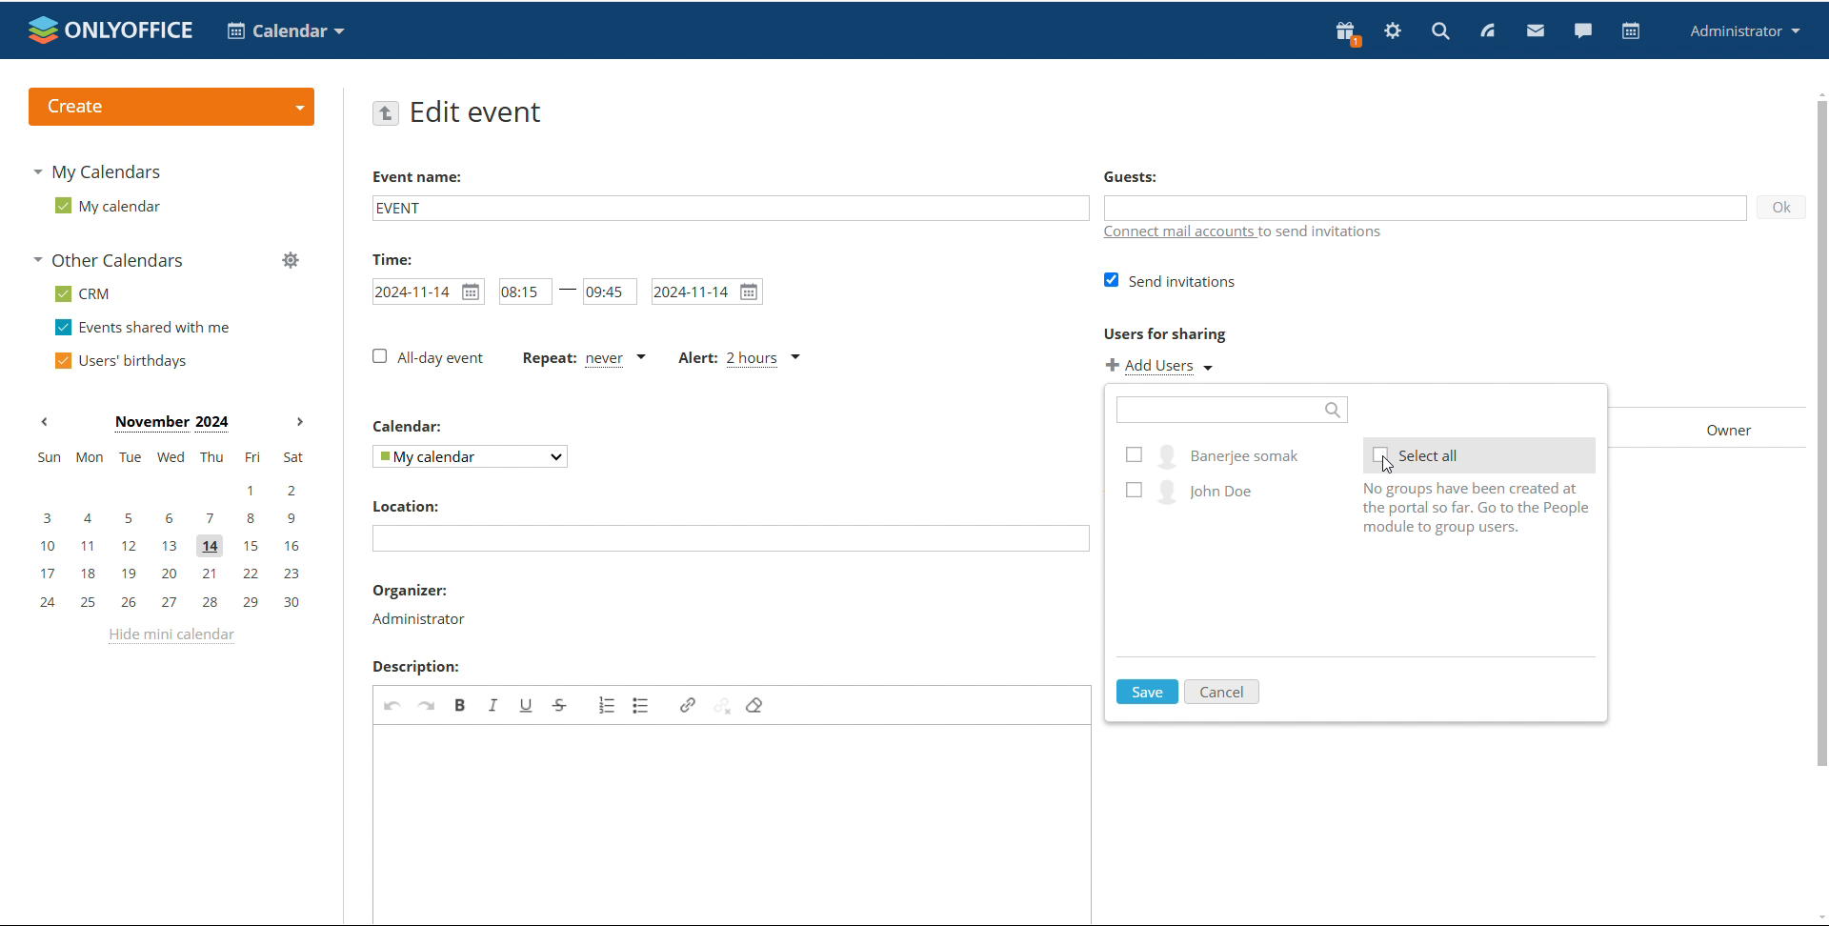  What do you see at coordinates (291, 260) in the screenshot?
I see `manage` at bounding box center [291, 260].